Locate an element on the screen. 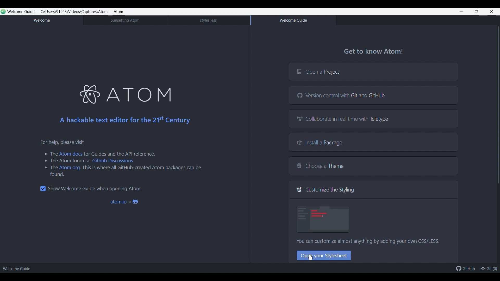 This screenshot has height=281, width=500. Git is located at coordinates (489, 268).